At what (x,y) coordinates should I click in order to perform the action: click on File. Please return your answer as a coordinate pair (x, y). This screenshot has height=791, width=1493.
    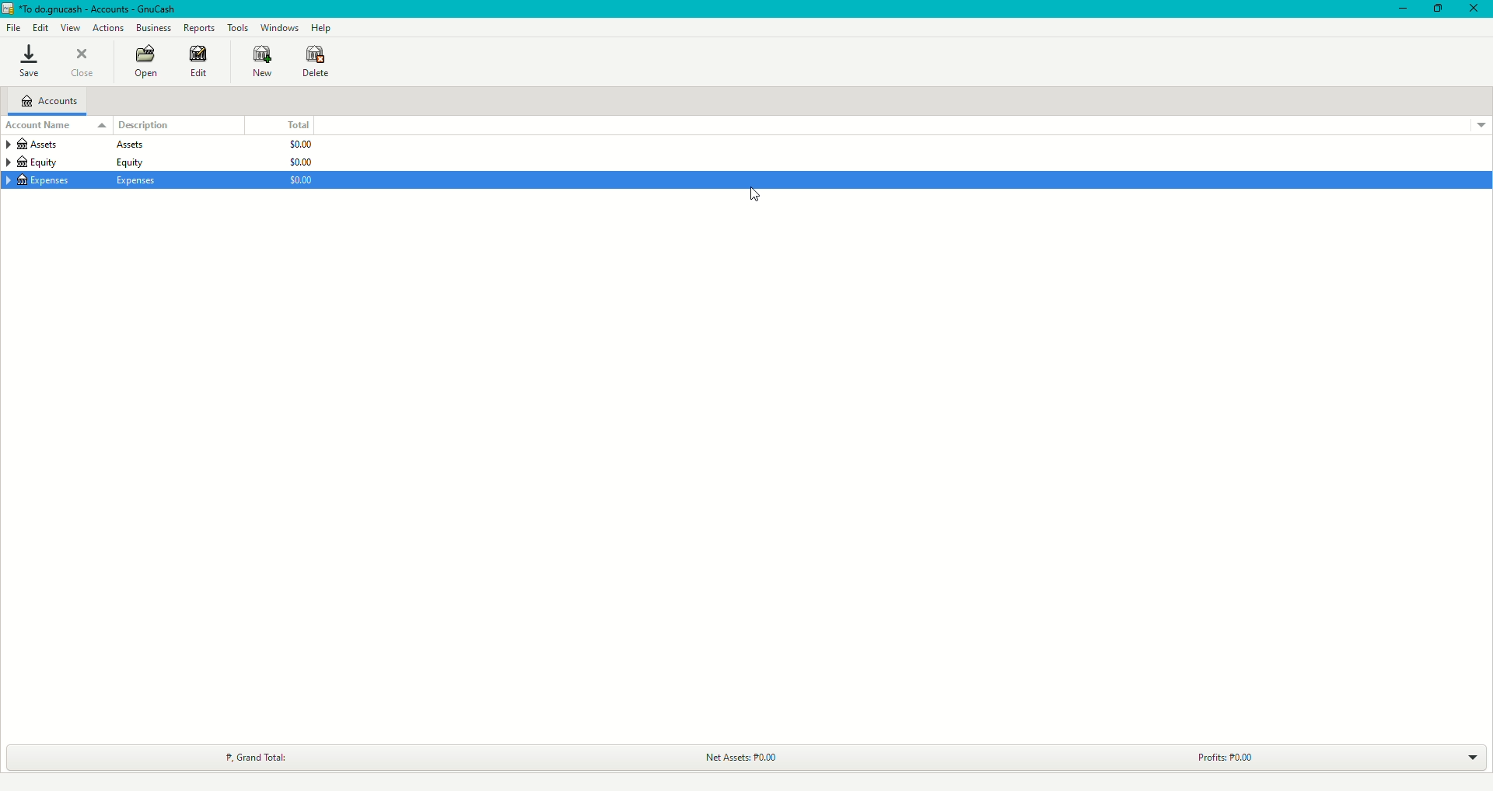
    Looking at the image, I should click on (12, 26).